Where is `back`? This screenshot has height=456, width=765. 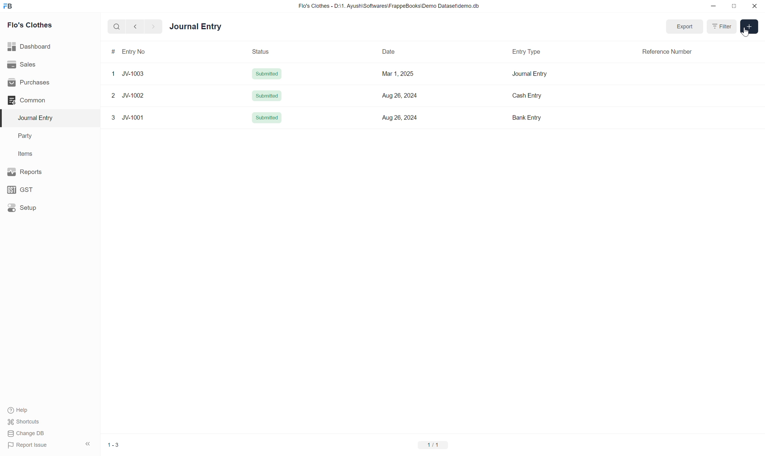
back is located at coordinates (134, 27).